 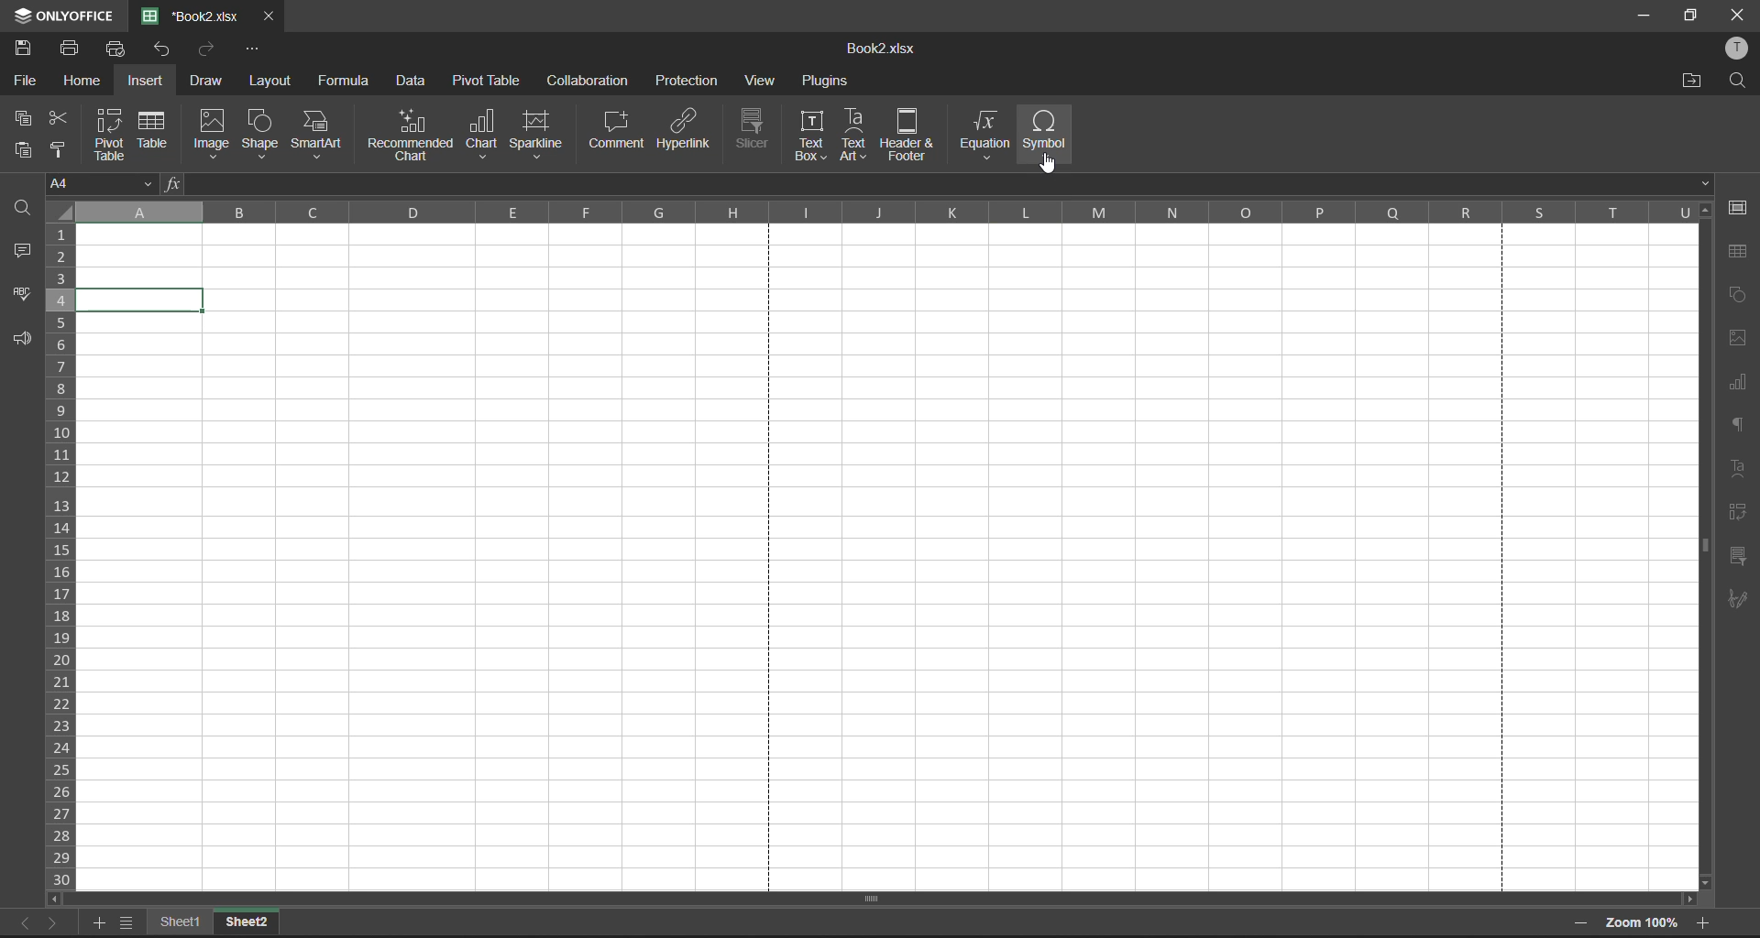 I want to click on file, so click(x=22, y=83).